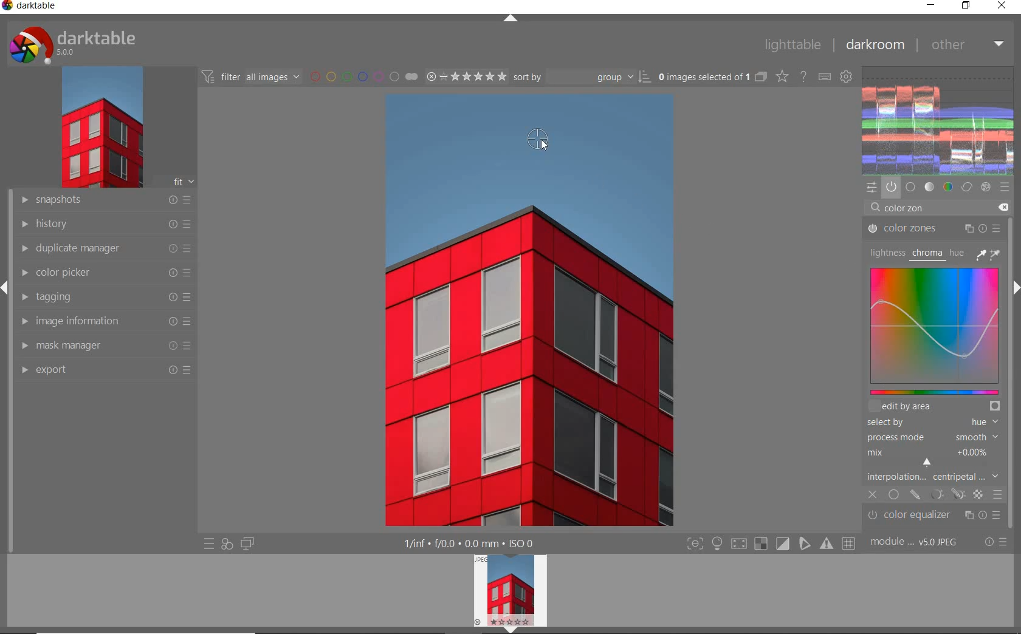  What do you see at coordinates (926, 254) in the screenshot?
I see `CHROMA` at bounding box center [926, 254].